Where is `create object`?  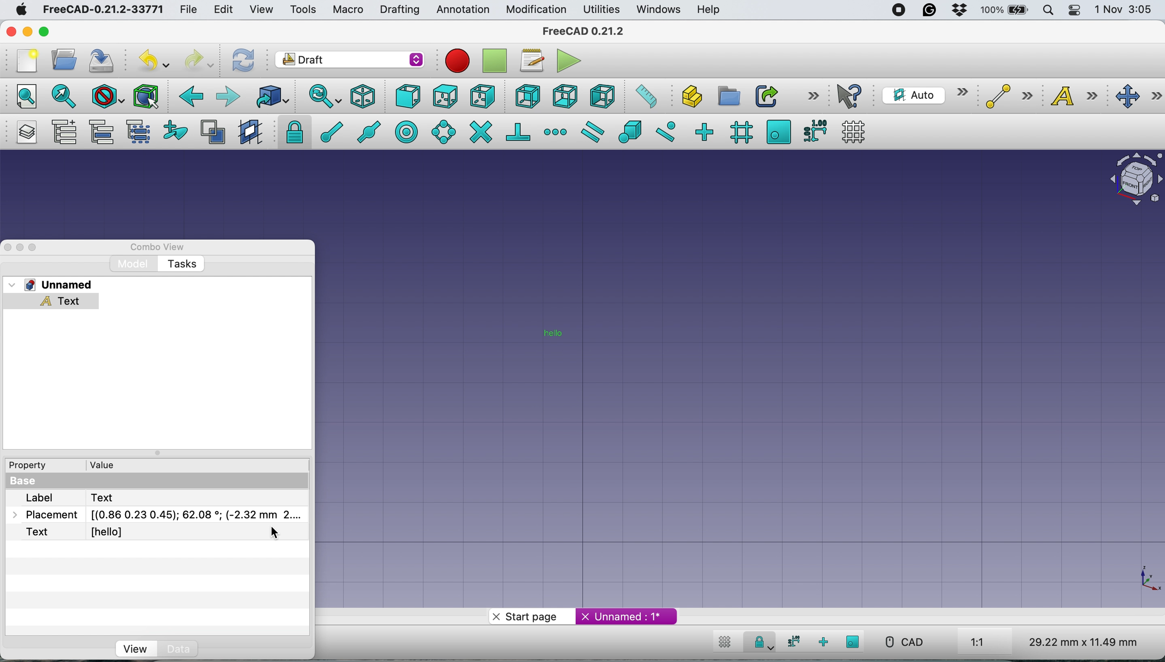 create object is located at coordinates (685, 96).